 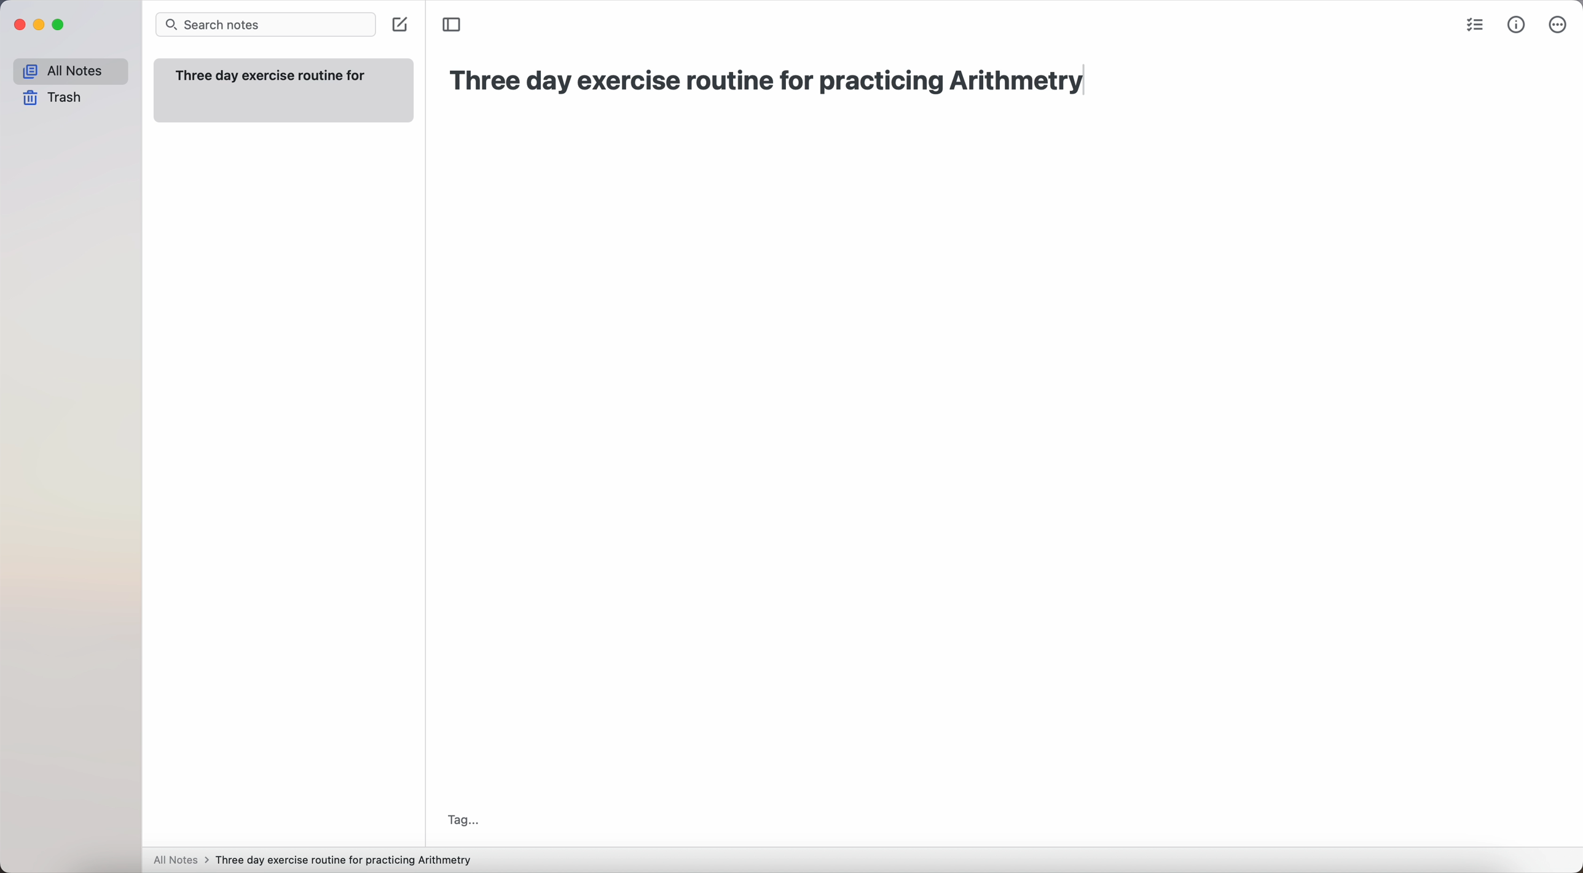 I want to click on create note, so click(x=400, y=26).